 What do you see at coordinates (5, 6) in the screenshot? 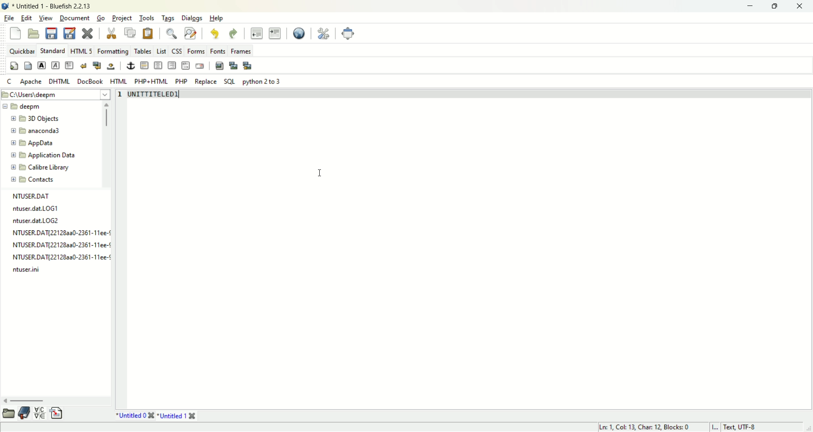
I see `logo` at bounding box center [5, 6].